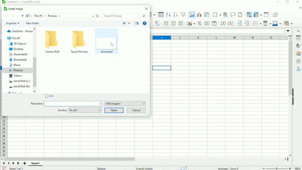  I want to click on Functions, so click(298, 69).